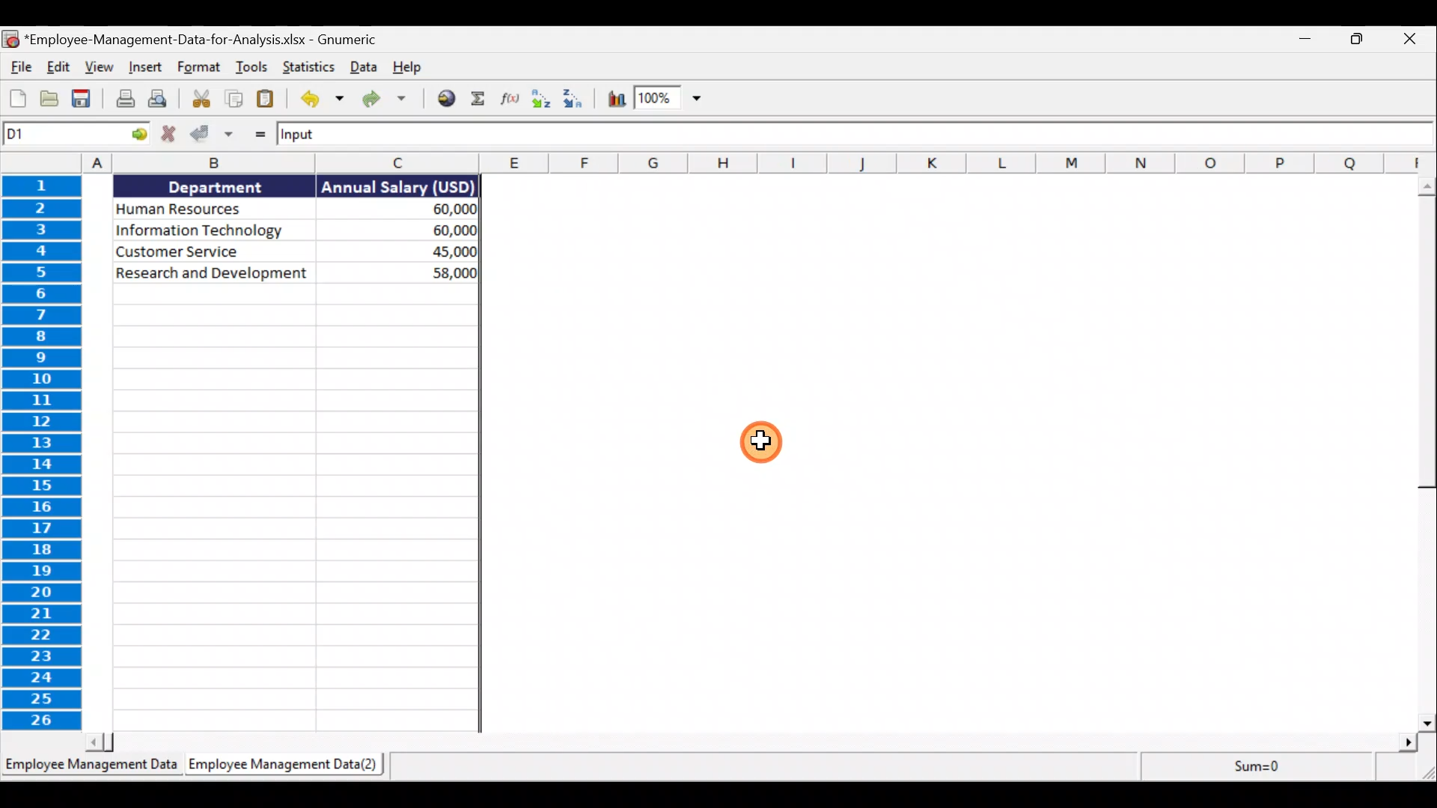 The width and height of the screenshot is (1437, 808). Describe the element at coordinates (257, 135) in the screenshot. I see `Enter formula` at that location.